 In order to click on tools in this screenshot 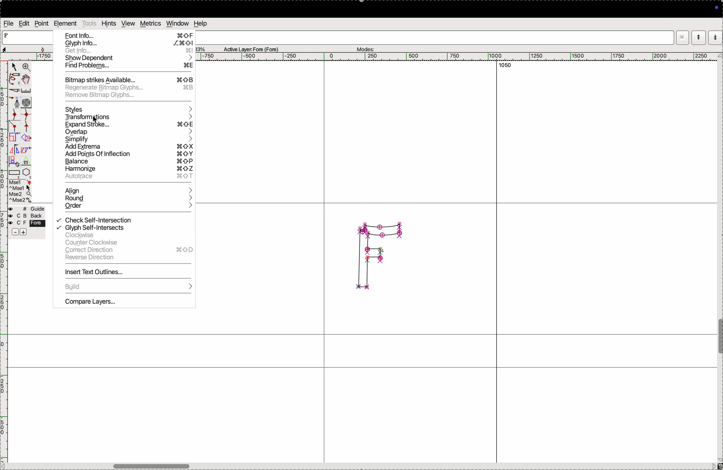, I will do `click(89, 23)`.